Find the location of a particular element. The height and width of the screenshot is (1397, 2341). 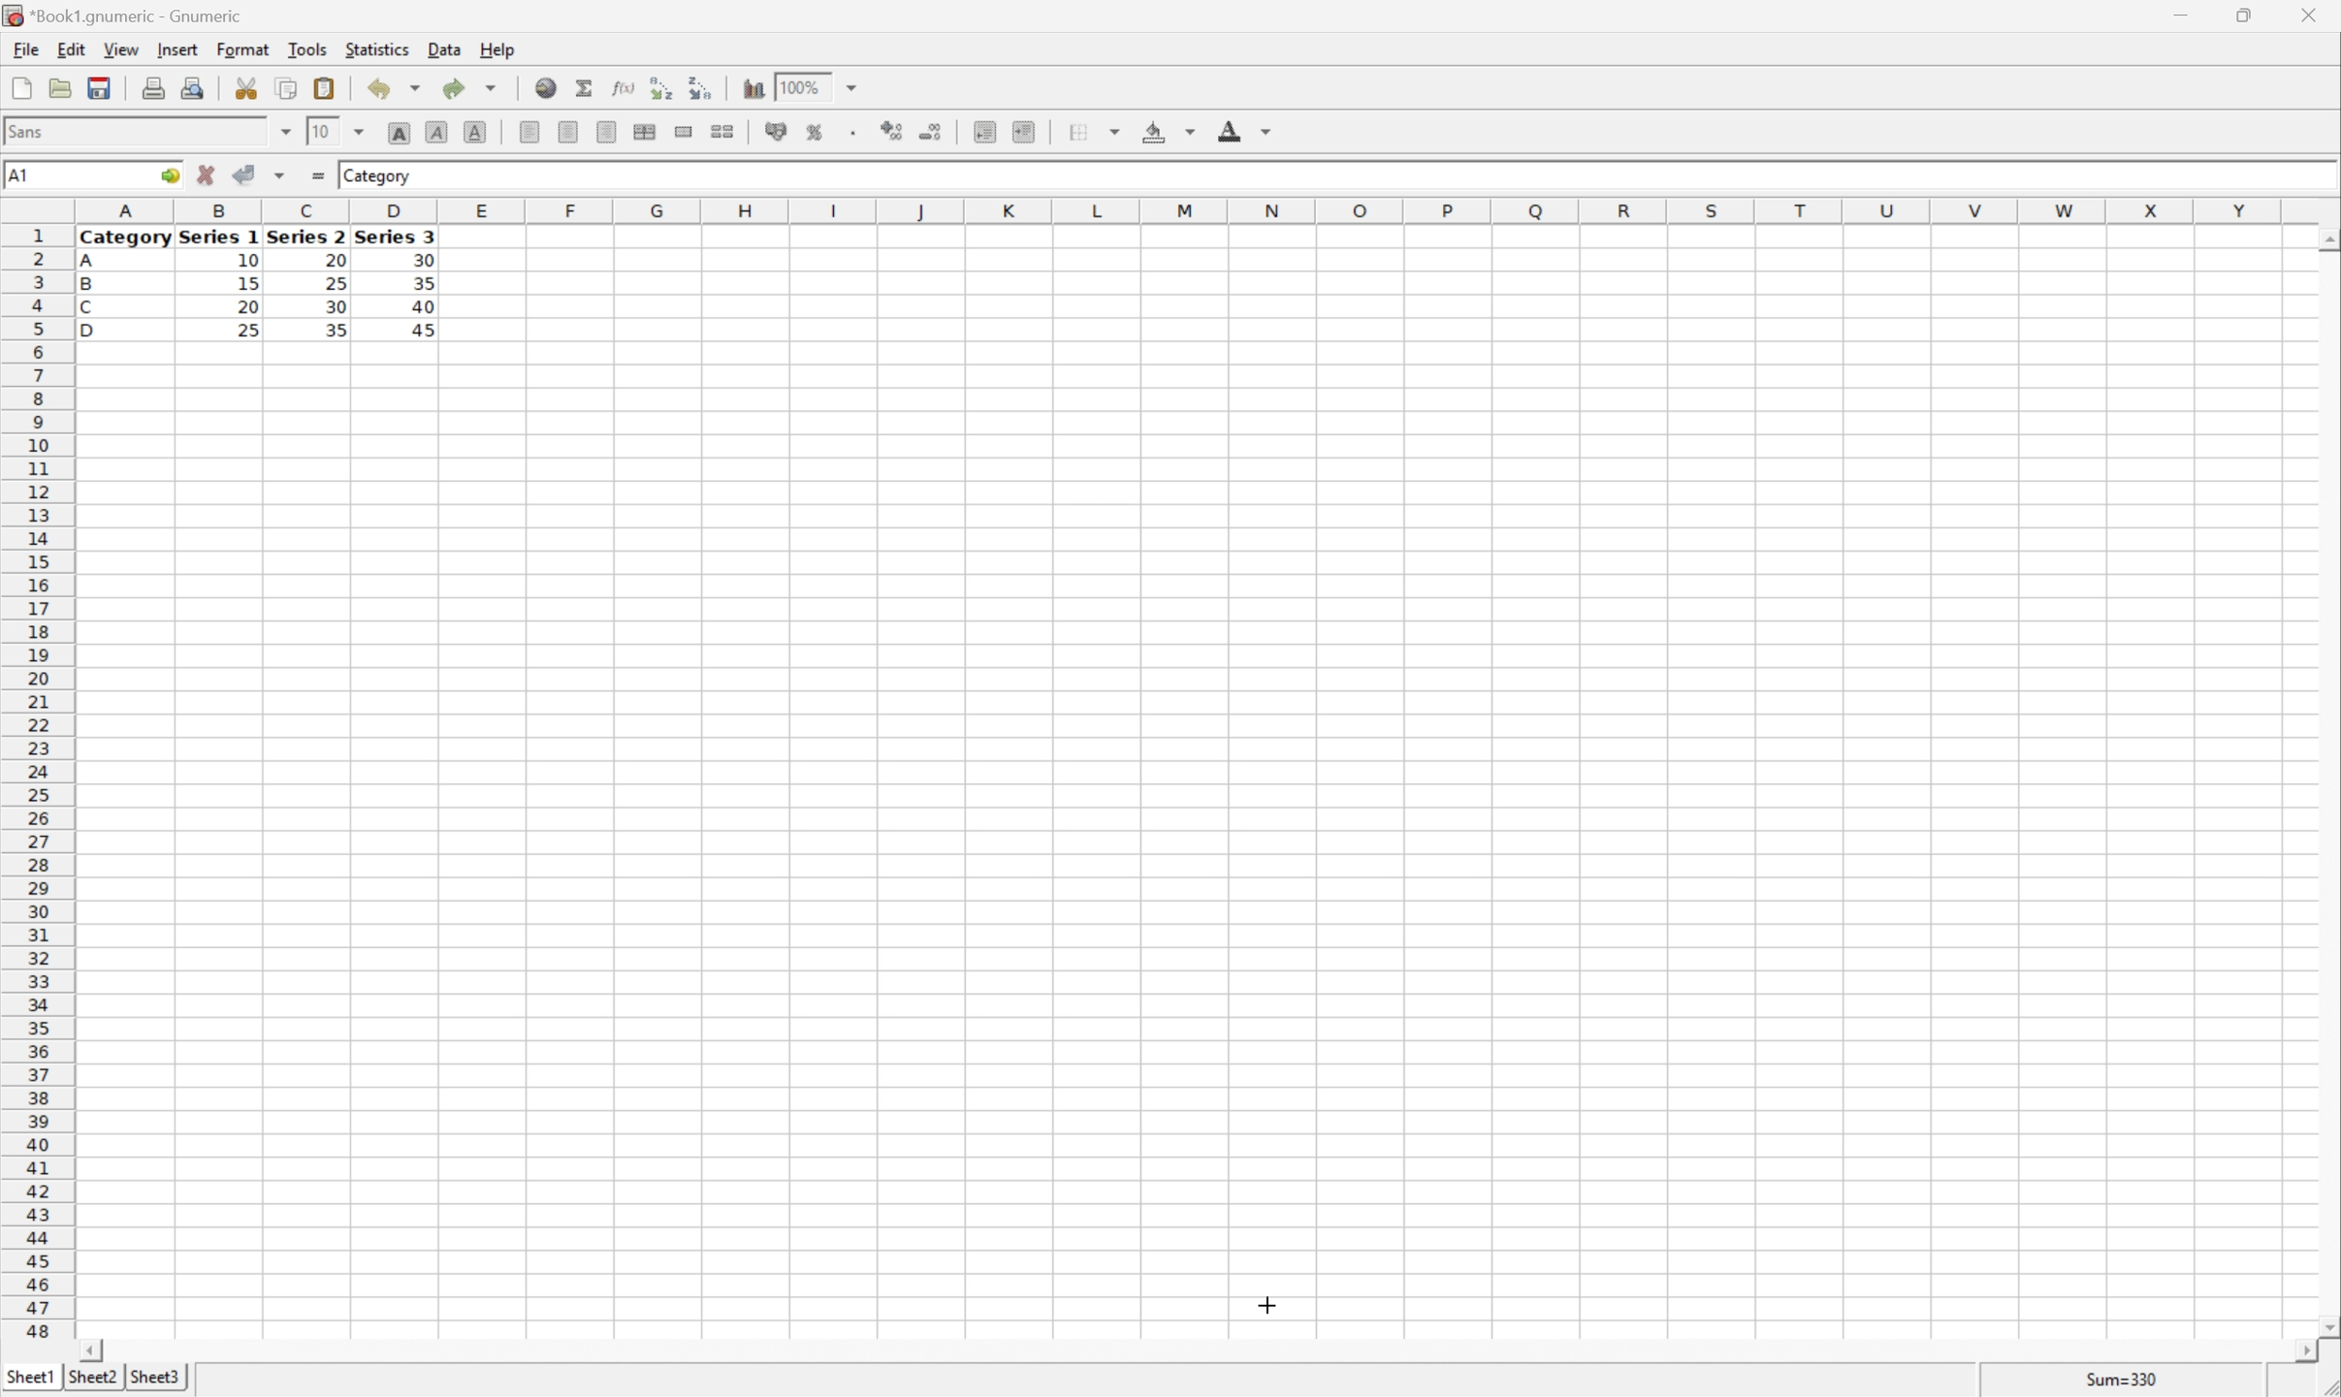

Increase indent, and align the contents to the left is located at coordinates (1023, 134).